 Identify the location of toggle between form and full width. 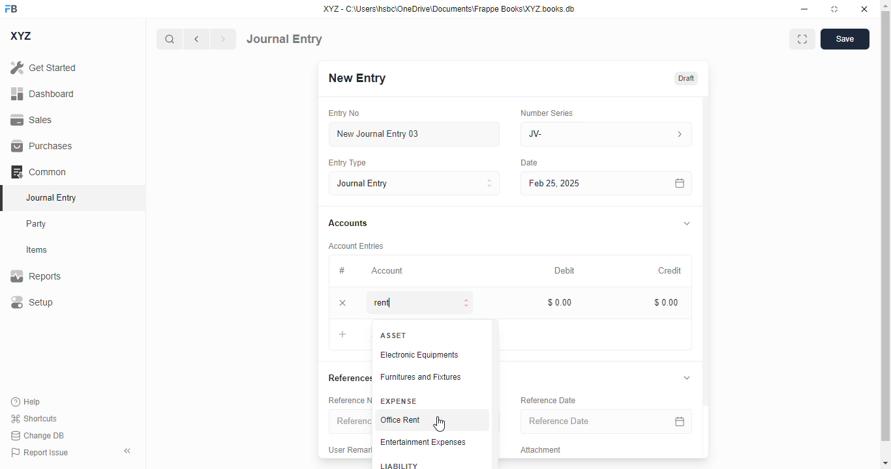
(802, 39).